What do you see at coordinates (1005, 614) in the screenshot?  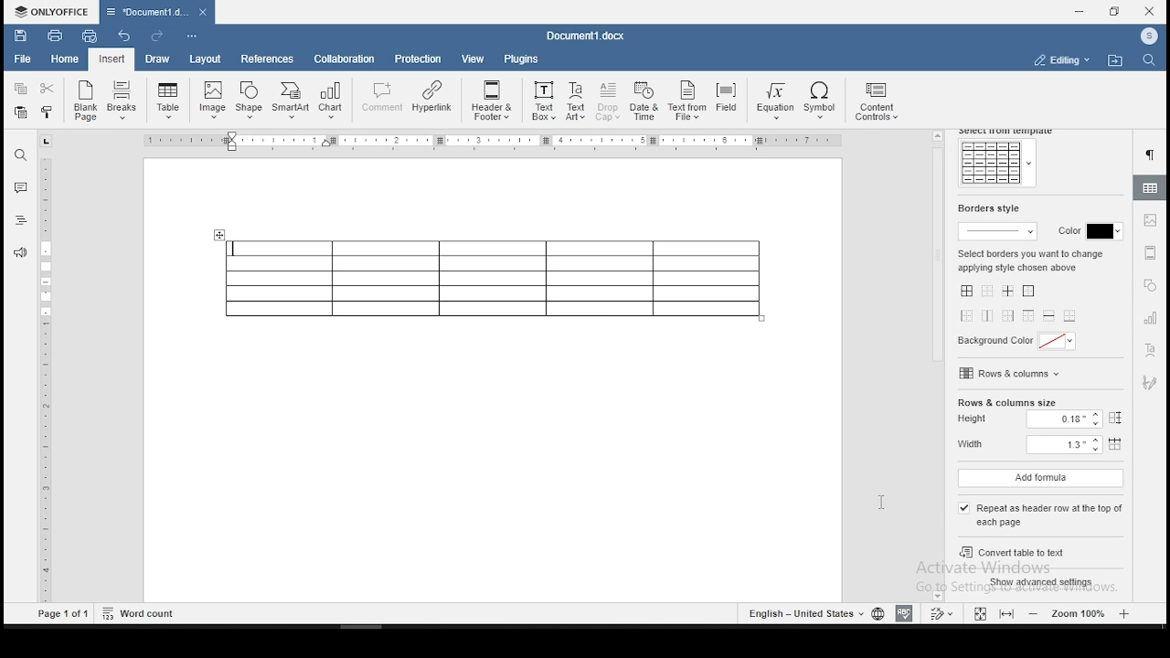 I see `fit to screen` at bounding box center [1005, 614].